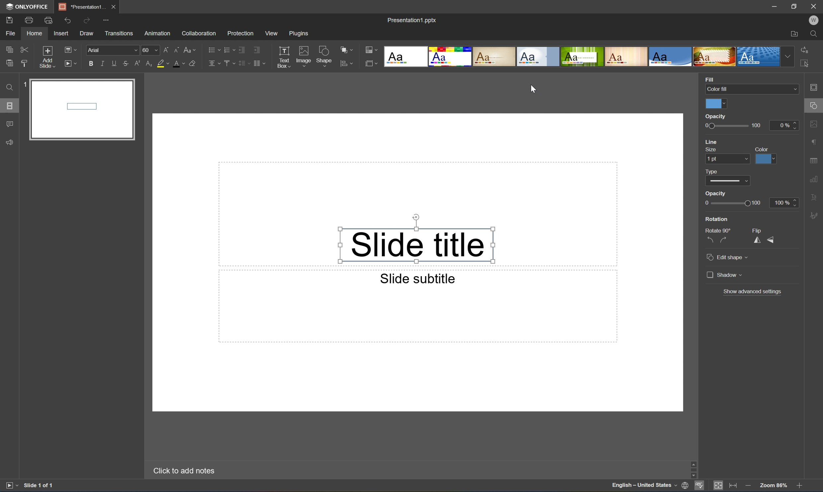 This screenshot has width=823, height=492. What do you see at coordinates (298, 33) in the screenshot?
I see `Plugins` at bounding box center [298, 33].